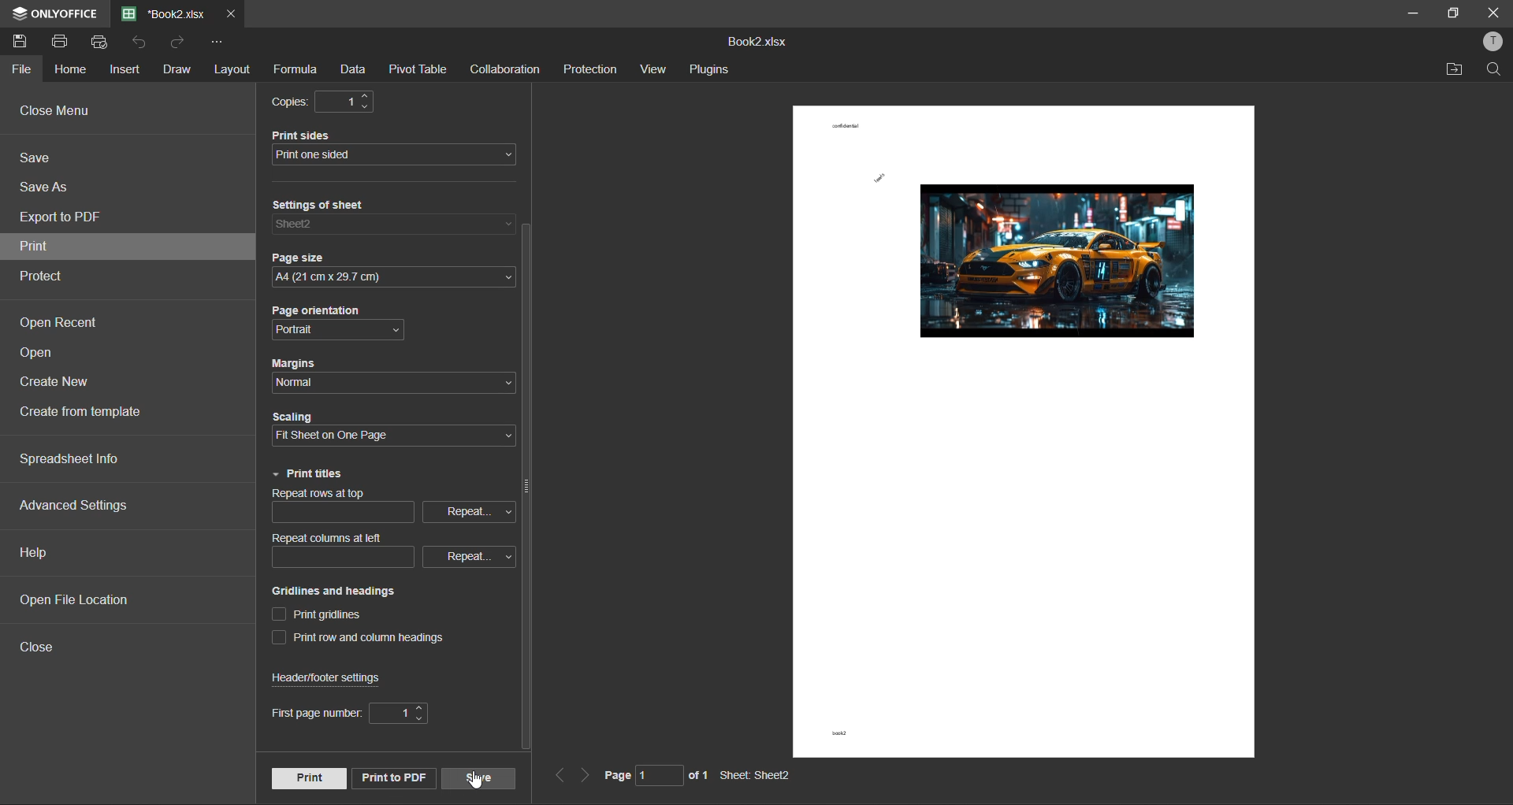  Describe the element at coordinates (353, 72) in the screenshot. I see `data` at that location.